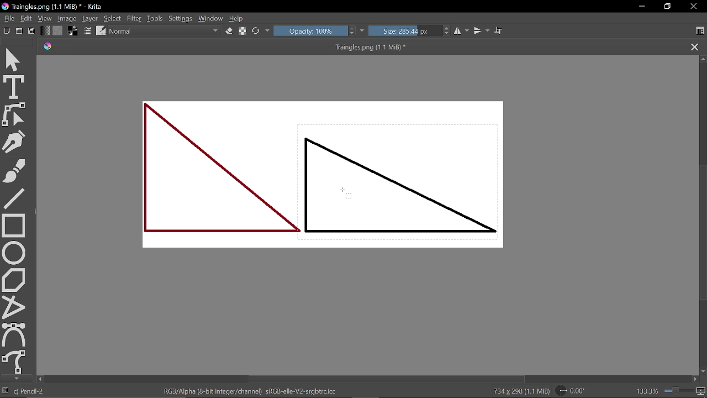 Image resolution: width=707 pixels, height=398 pixels. Describe the element at coordinates (89, 32) in the screenshot. I see `Choose brush settings` at that location.